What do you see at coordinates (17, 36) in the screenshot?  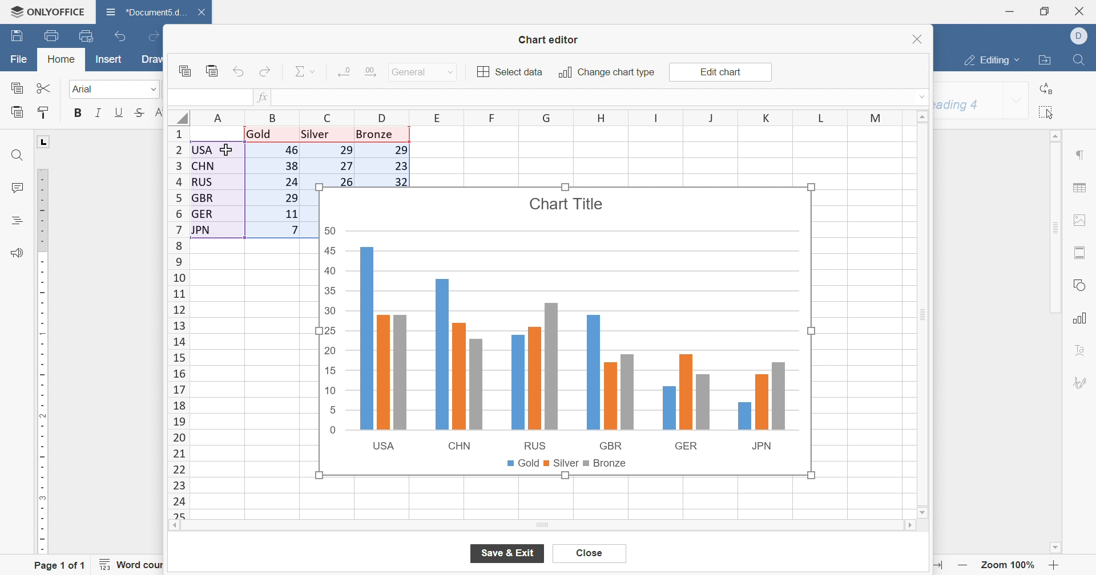 I see `save` at bounding box center [17, 36].